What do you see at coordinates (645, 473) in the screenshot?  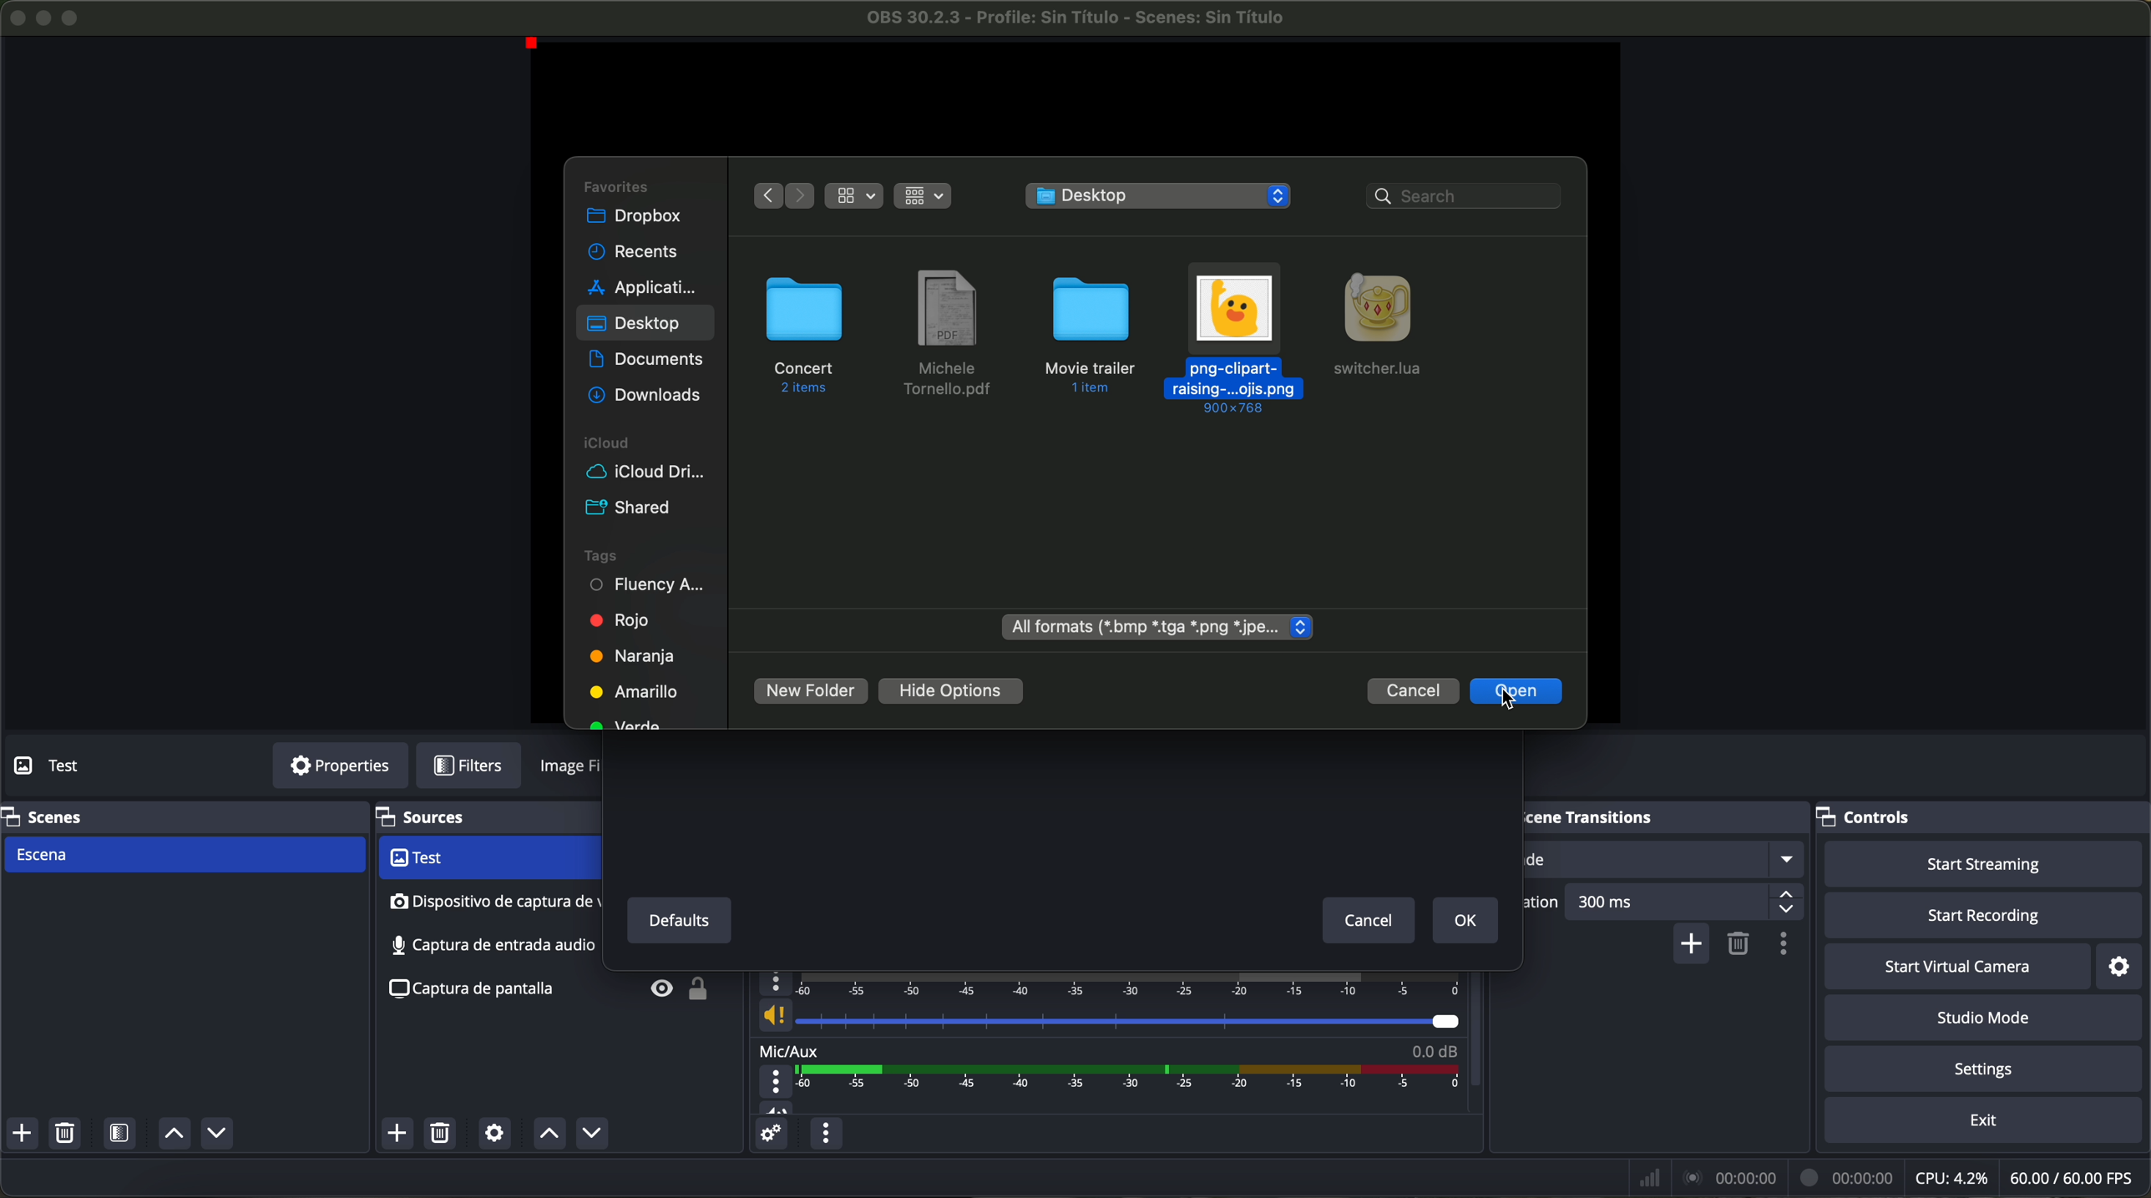 I see `icloud drive` at bounding box center [645, 473].